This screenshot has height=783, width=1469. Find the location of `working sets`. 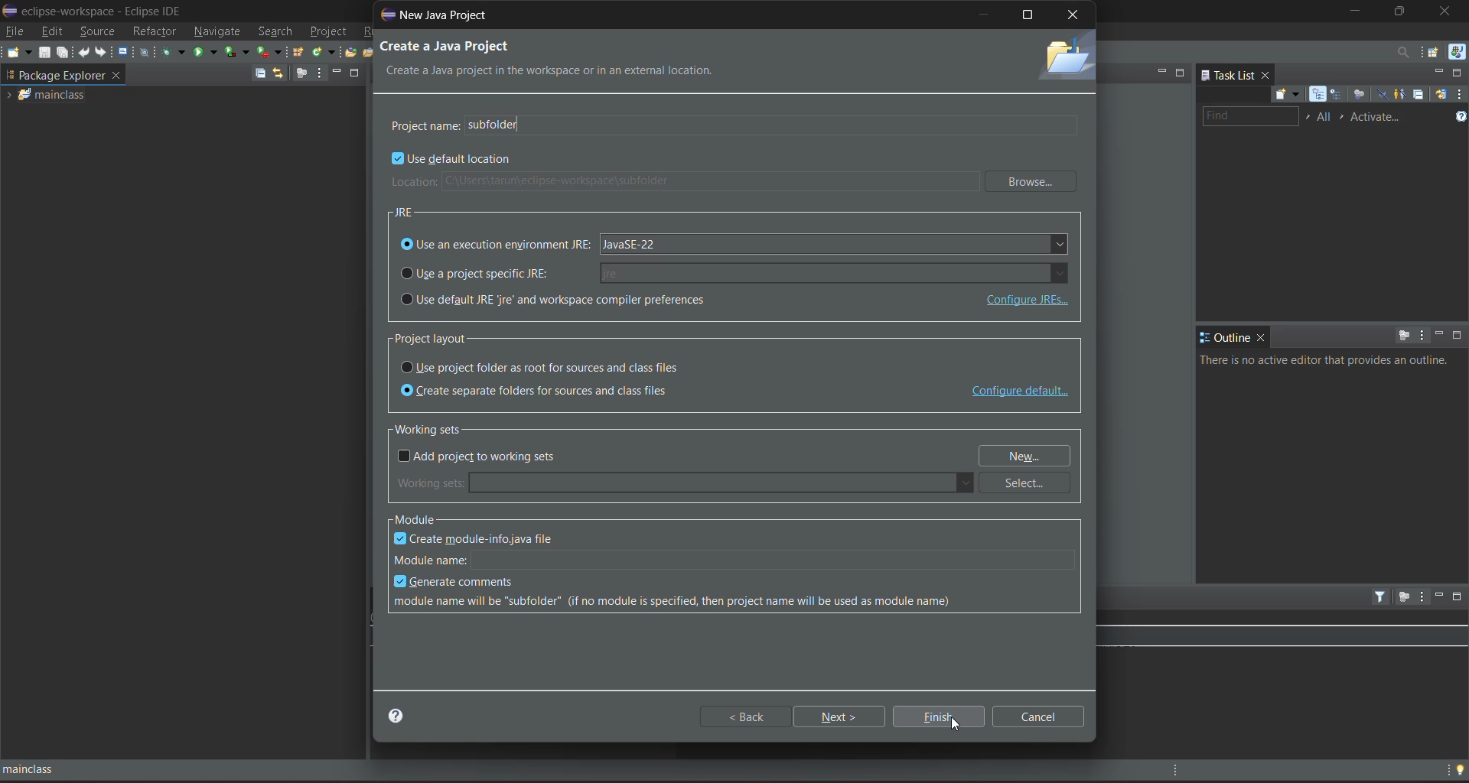

working sets is located at coordinates (435, 428).